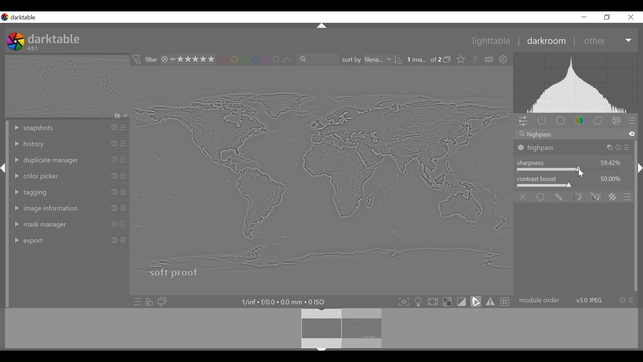 This screenshot has height=362, width=643. What do you see at coordinates (69, 144) in the screenshot?
I see `history` at bounding box center [69, 144].